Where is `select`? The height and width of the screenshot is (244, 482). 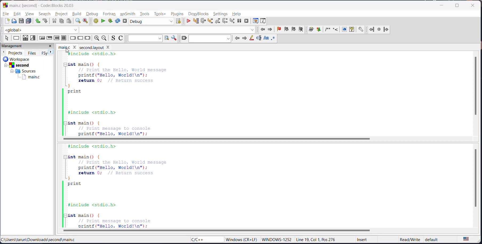 select is located at coordinates (7, 38).